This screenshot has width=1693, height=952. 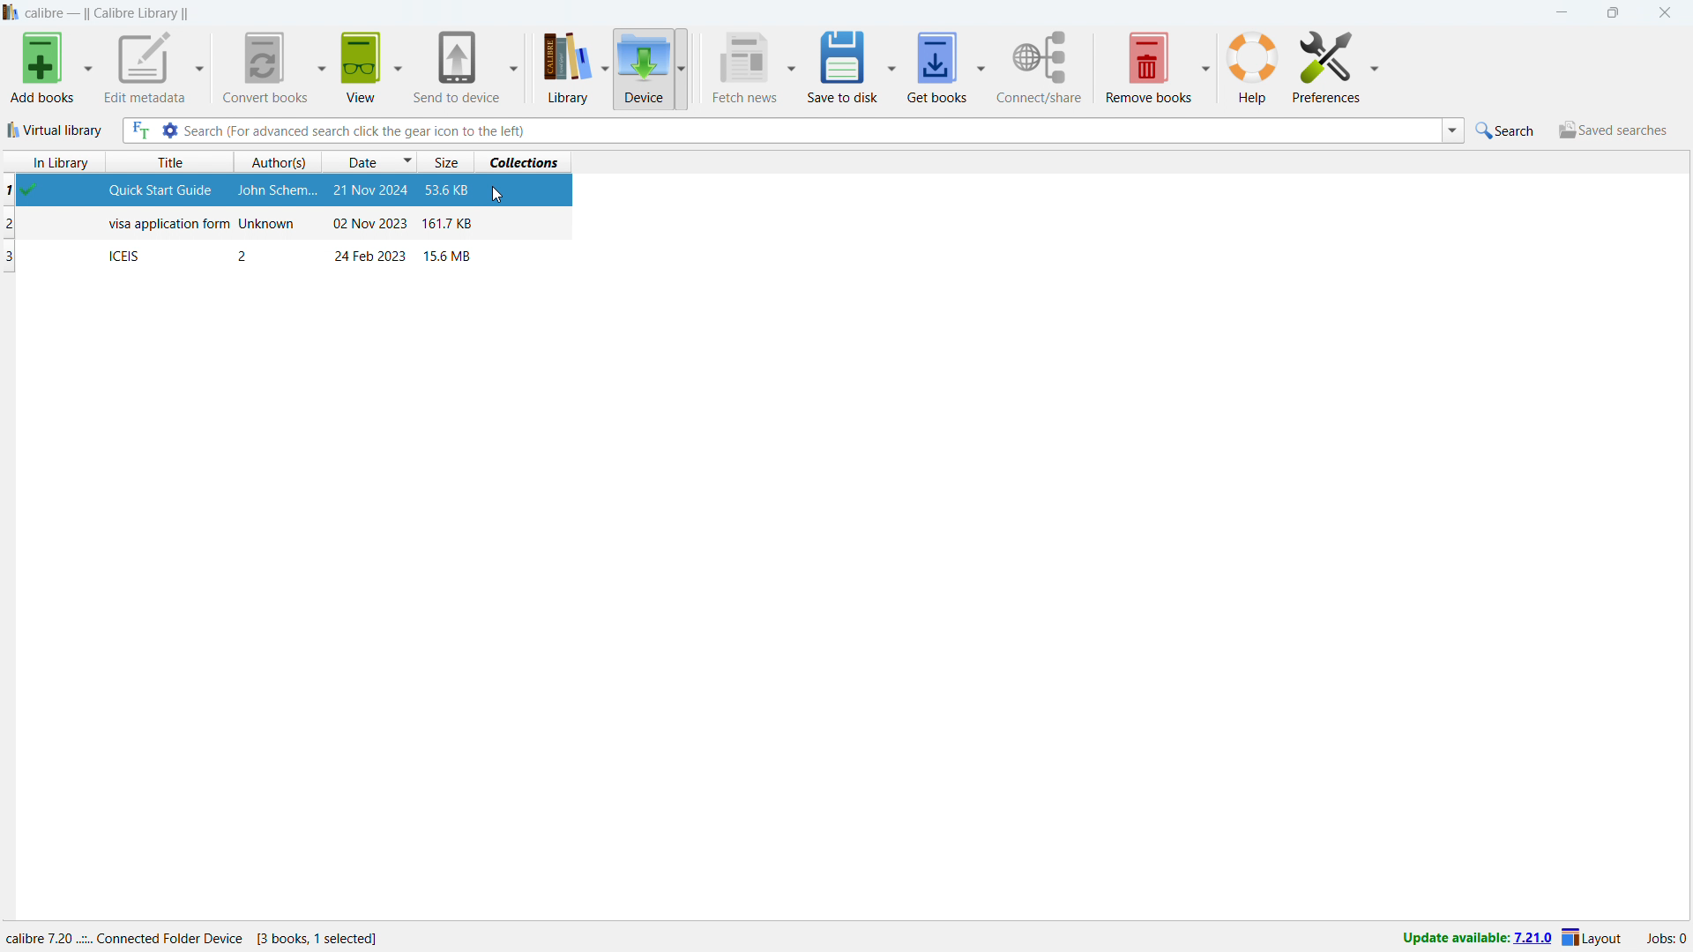 What do you see at coordinates (1561, 13) in the screenshot?
I see `minimize` at bounding box center [1561, 13].